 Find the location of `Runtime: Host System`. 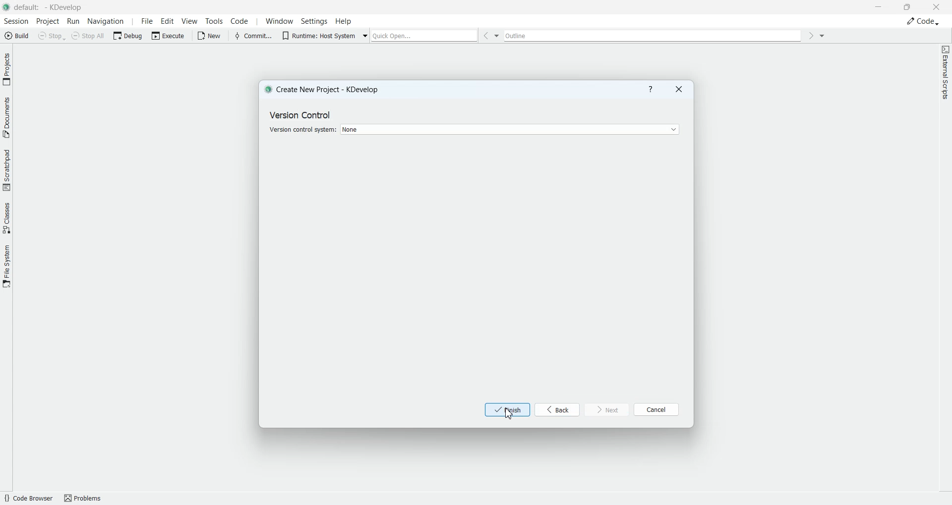

Runtime: Host System is located at coordinates (317, 35).